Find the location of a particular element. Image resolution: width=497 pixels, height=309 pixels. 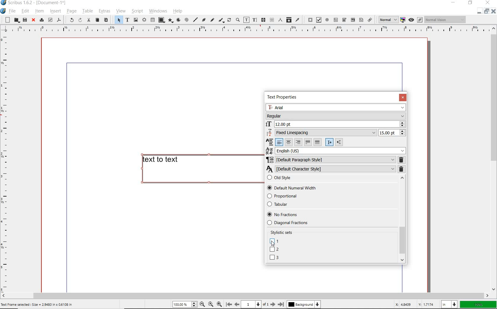

Scribus 1.6.2 - [Document-1*] is located at coordinates (35, 4).